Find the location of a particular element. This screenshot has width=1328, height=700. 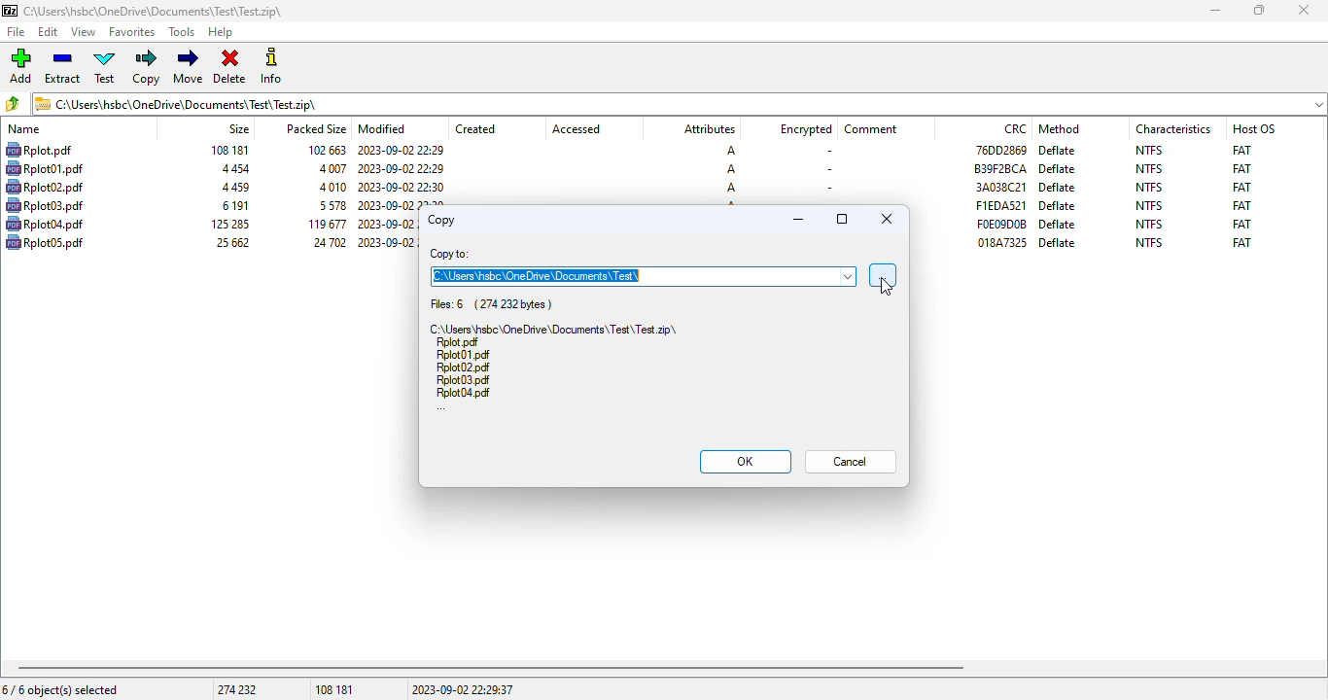

file is located at coordinates (463, 356).